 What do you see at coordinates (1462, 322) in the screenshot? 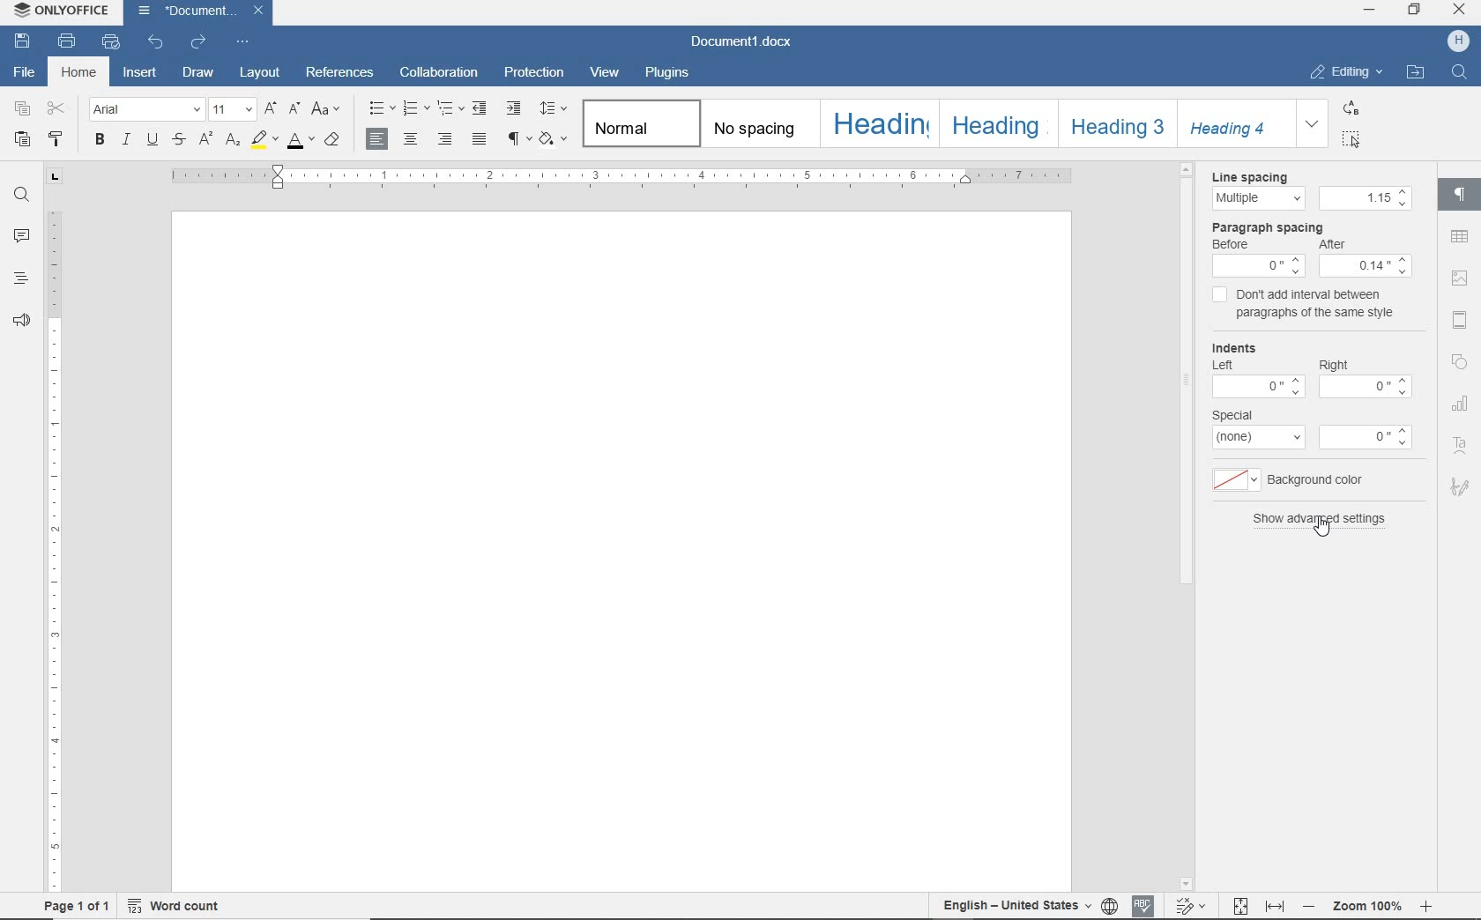
I see `header and footer` at bounding box center [1462, 322].